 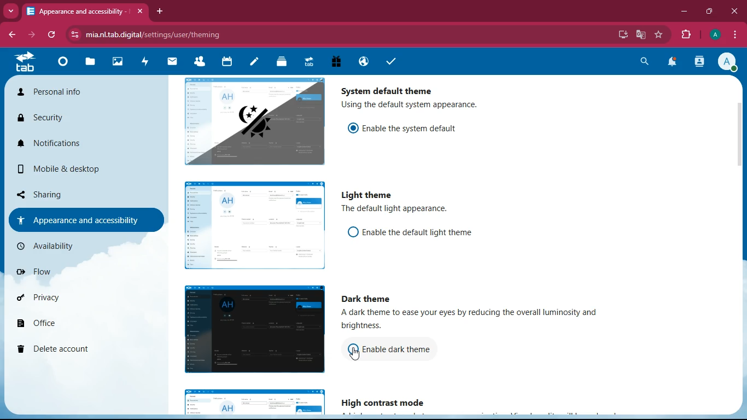 I want to click on office, so click(x=75, y=325).